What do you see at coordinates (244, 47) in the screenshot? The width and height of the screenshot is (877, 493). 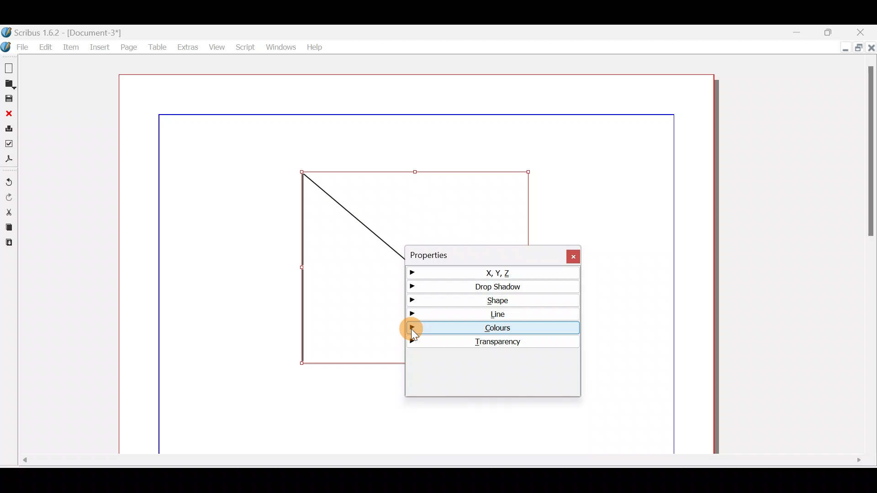 I see `Script` at bounding box center [244, 47].